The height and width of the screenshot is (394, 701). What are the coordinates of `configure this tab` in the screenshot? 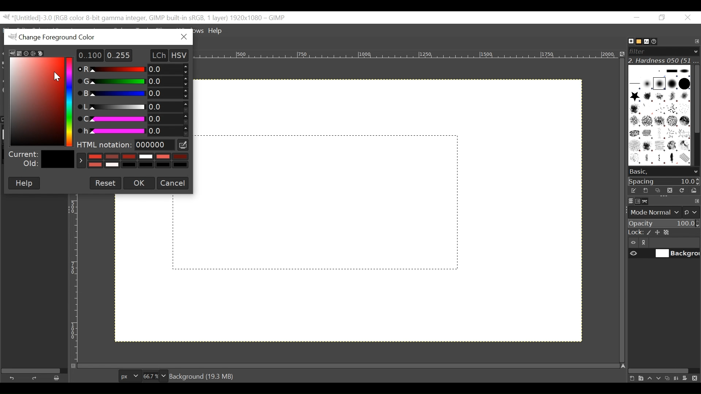 It's located at (697, 202).